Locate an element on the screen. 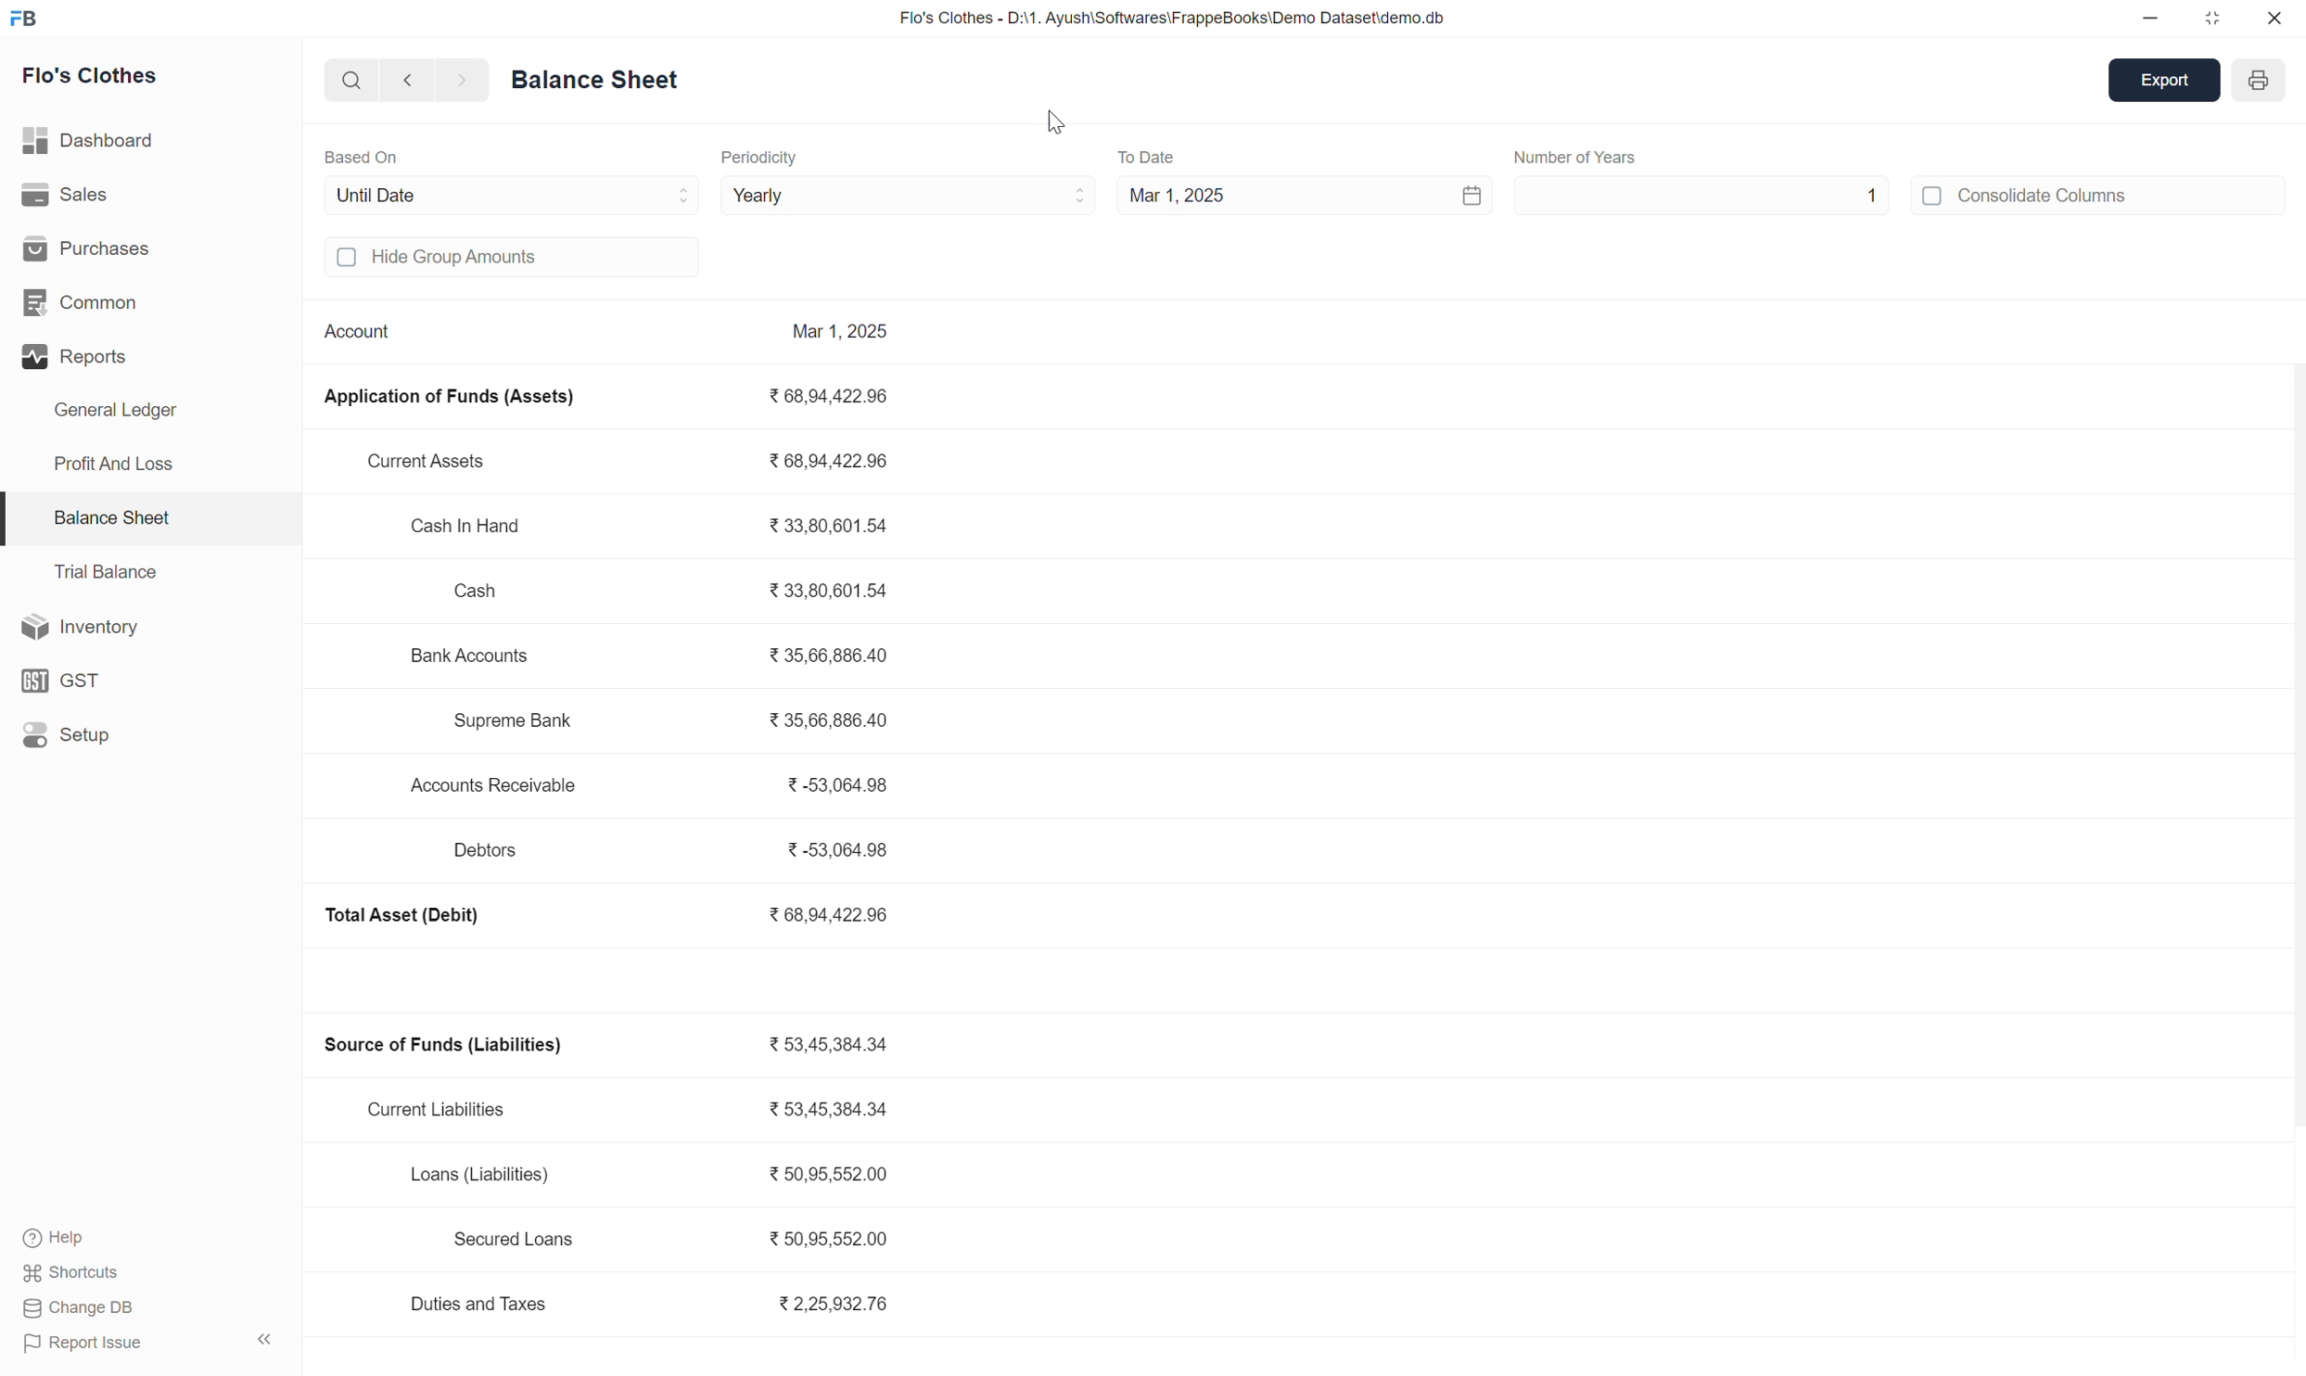 The image size is (2306, 1376). 1 is located at coordinates (1875, 197).